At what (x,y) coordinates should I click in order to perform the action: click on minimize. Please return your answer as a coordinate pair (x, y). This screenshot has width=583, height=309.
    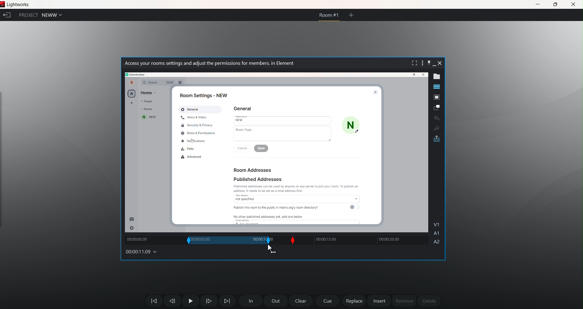
    Looking at the image, I should click on (436, 64).